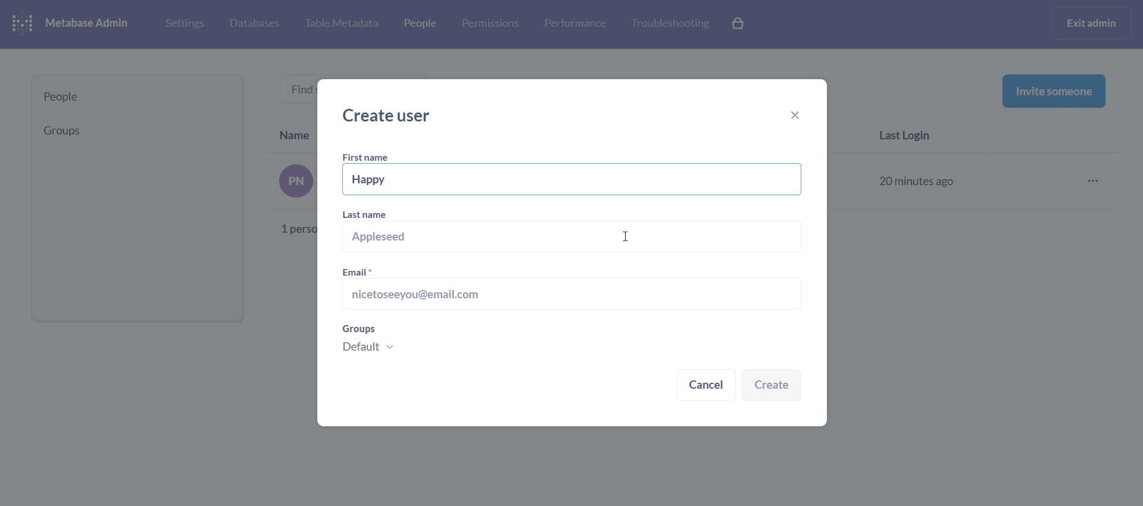  I want to click on cancel, so click(706, 386).